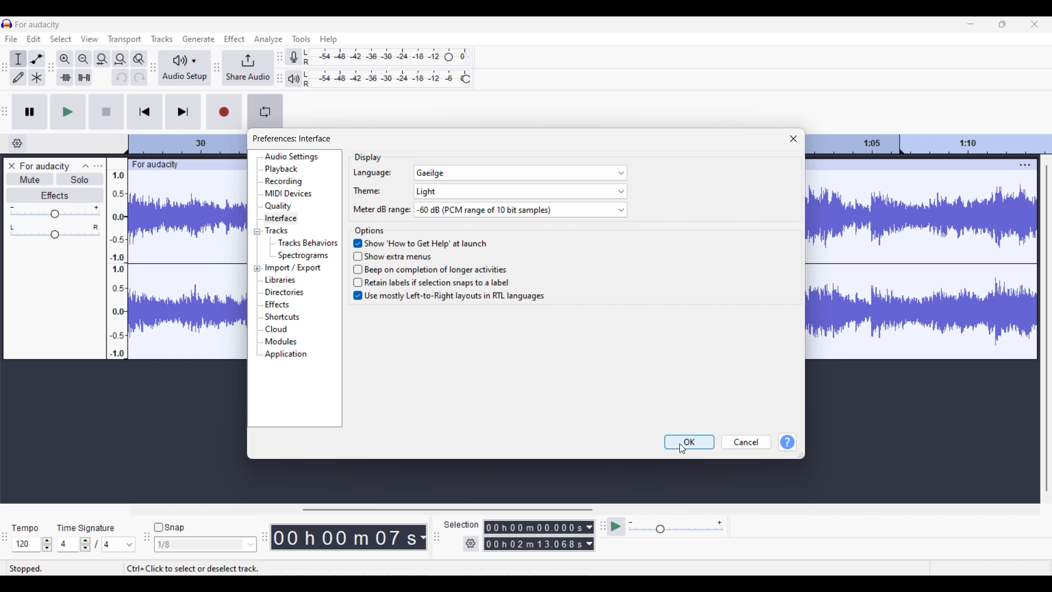 The image size is (1052, 592). Describe the element at coordinates (519, 191) in the screenshot. I see `light` at that location.